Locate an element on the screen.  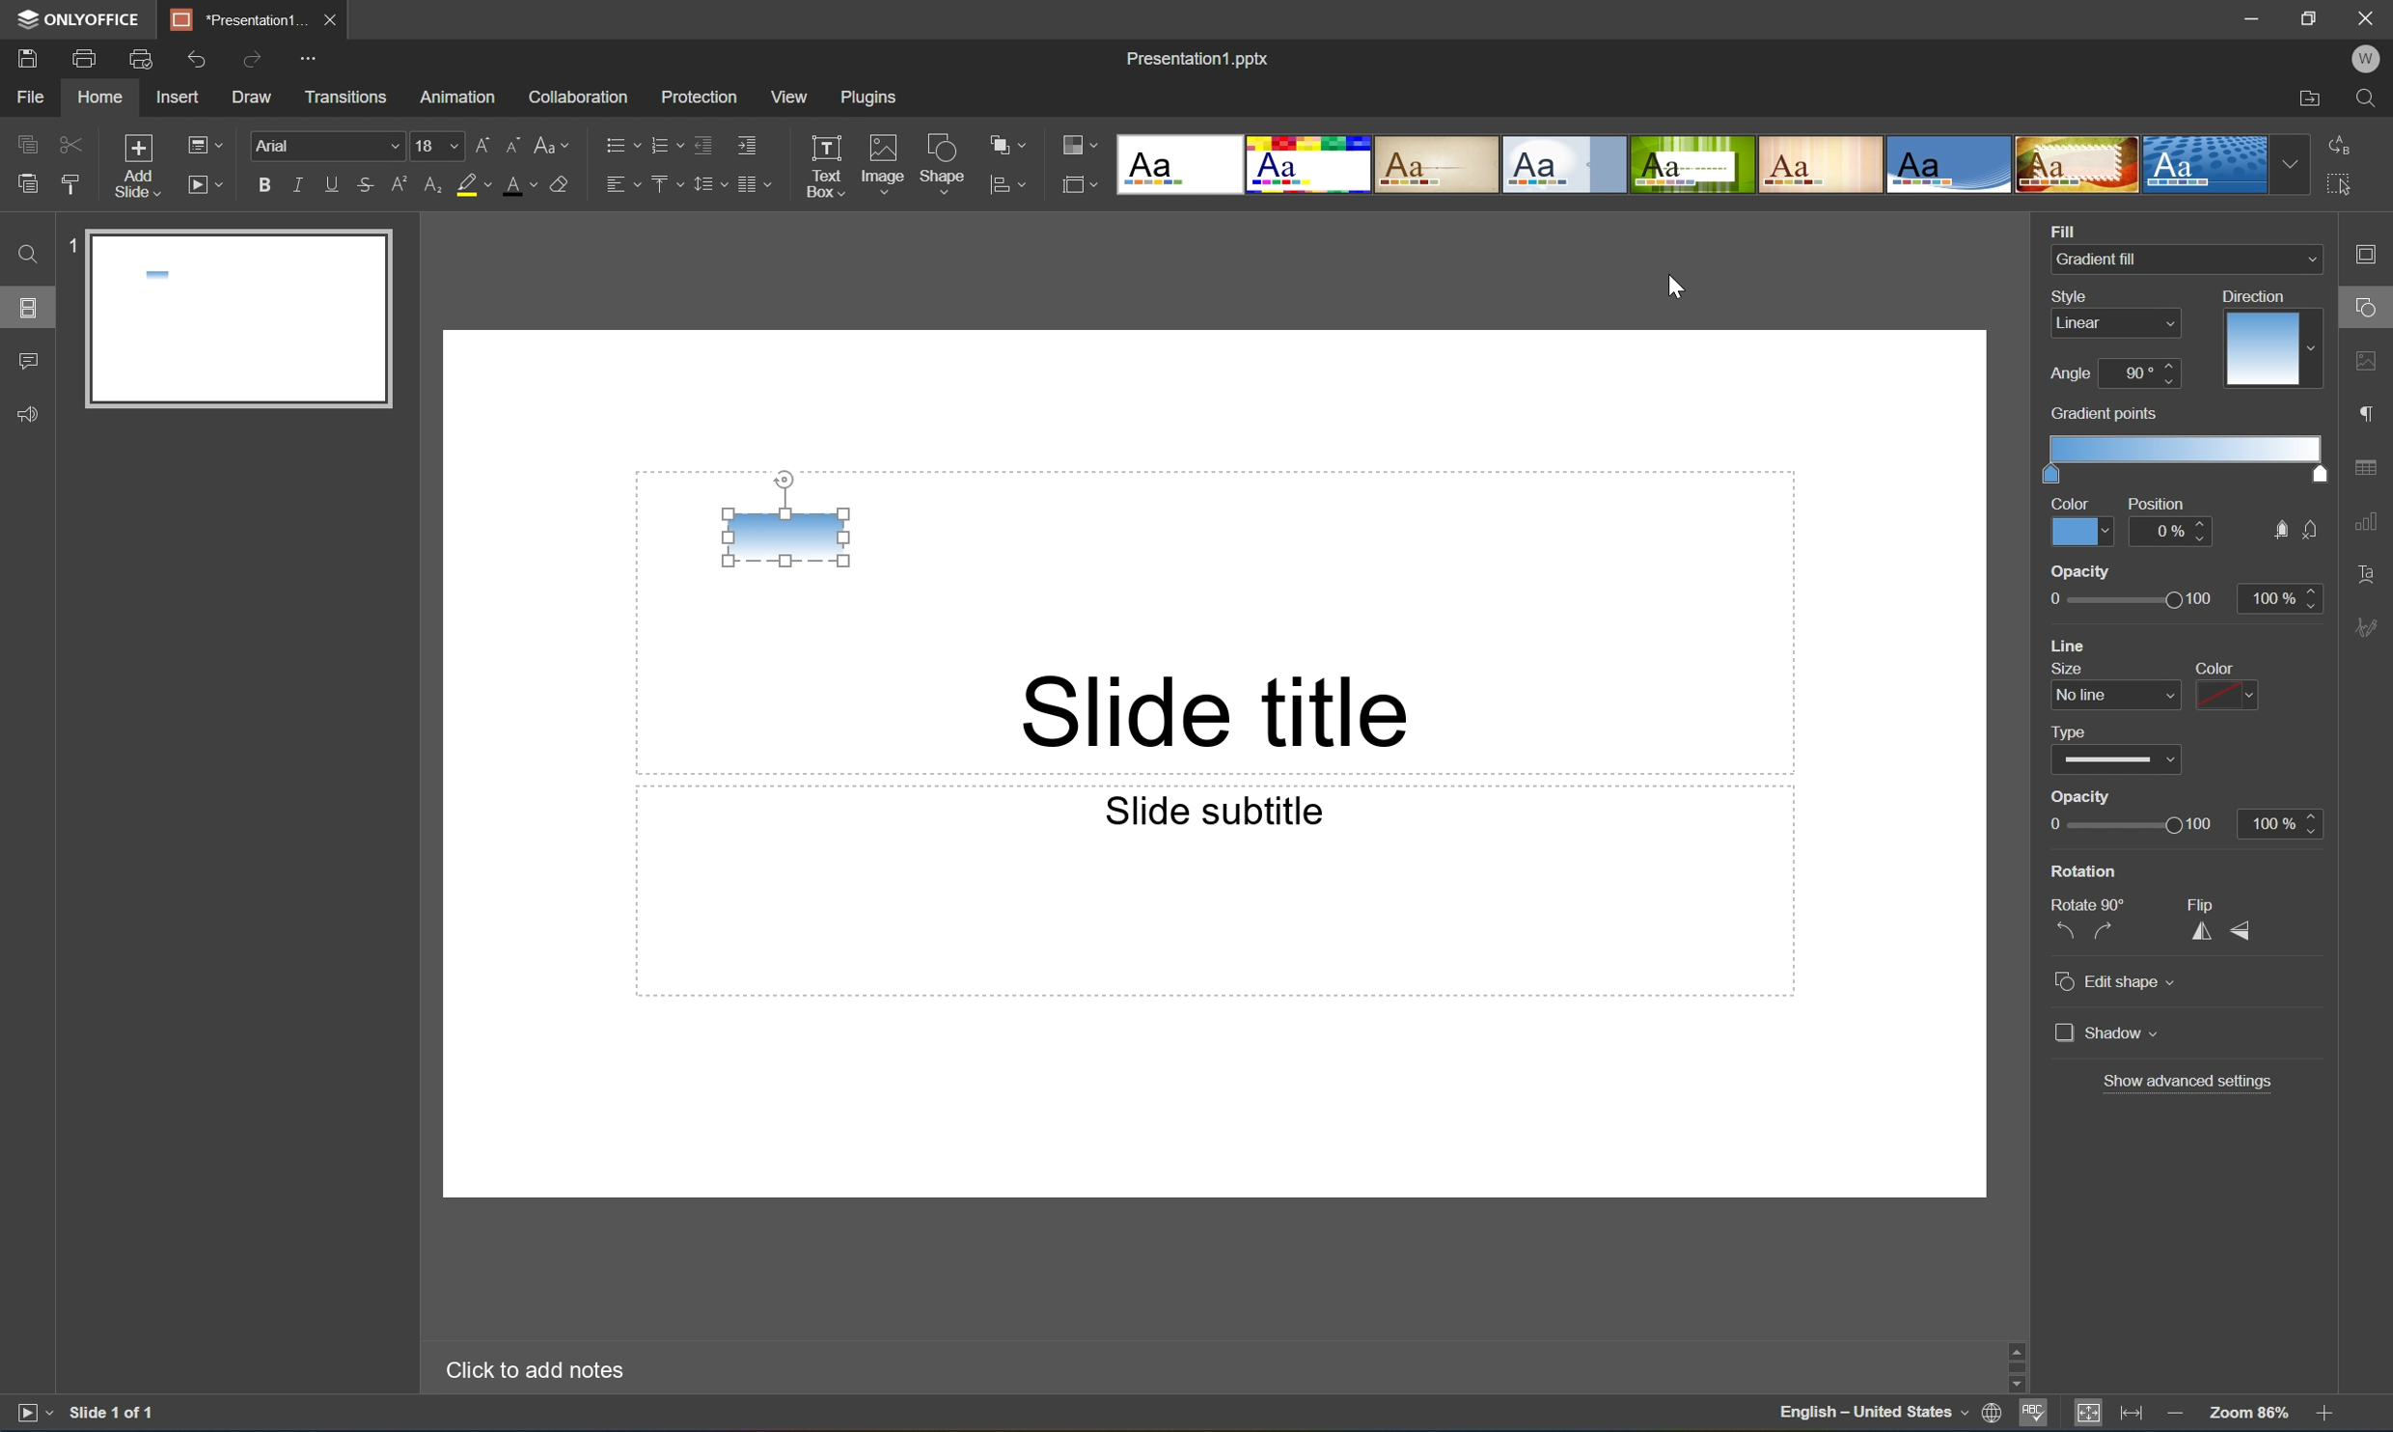
Select all is located at coordinates (2346, 190).